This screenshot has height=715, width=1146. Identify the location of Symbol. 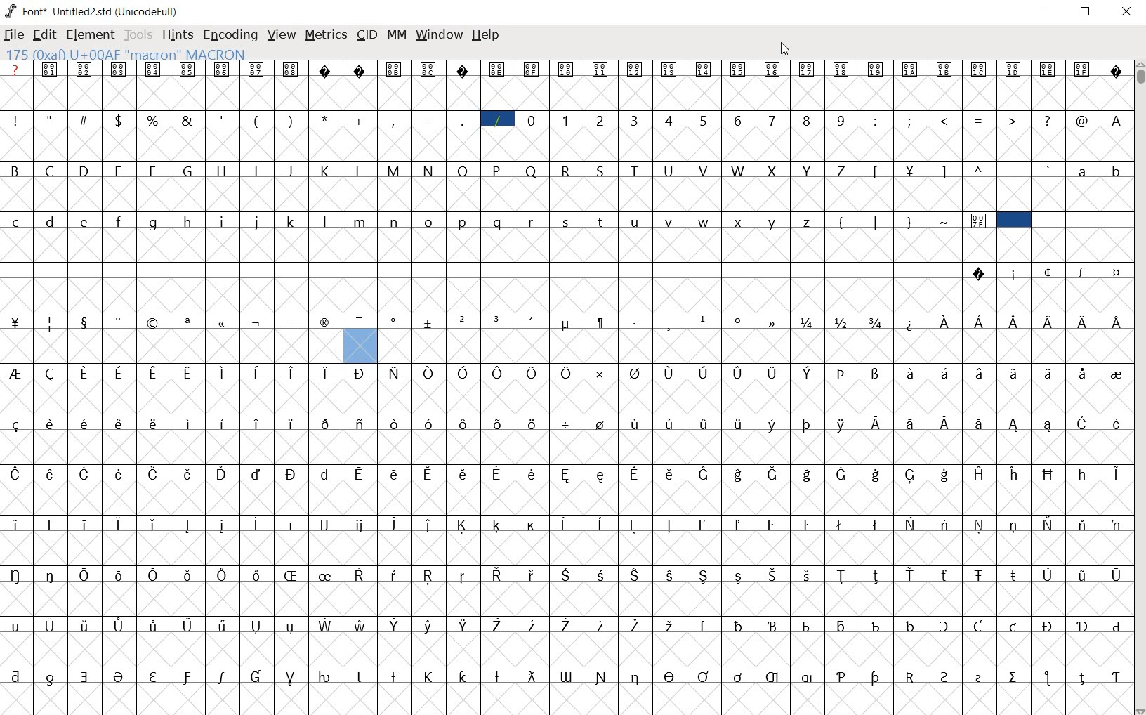
(981, 275).